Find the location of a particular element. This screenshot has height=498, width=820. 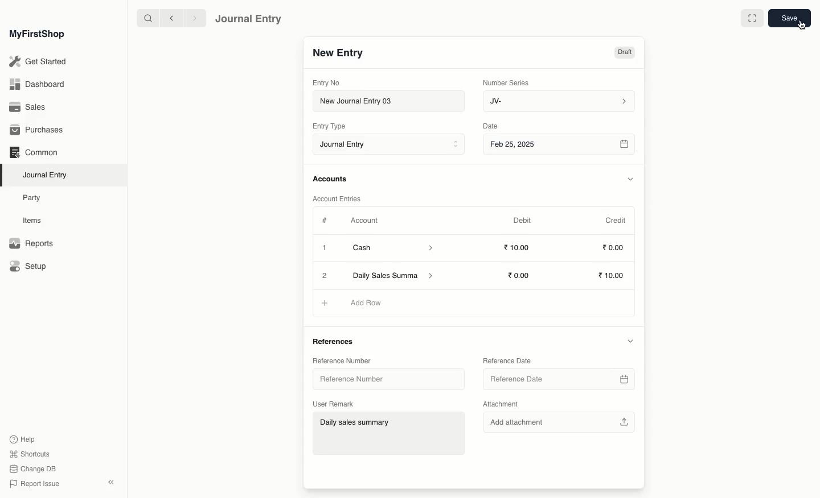

10.00 is located at coordinates (522, 275).